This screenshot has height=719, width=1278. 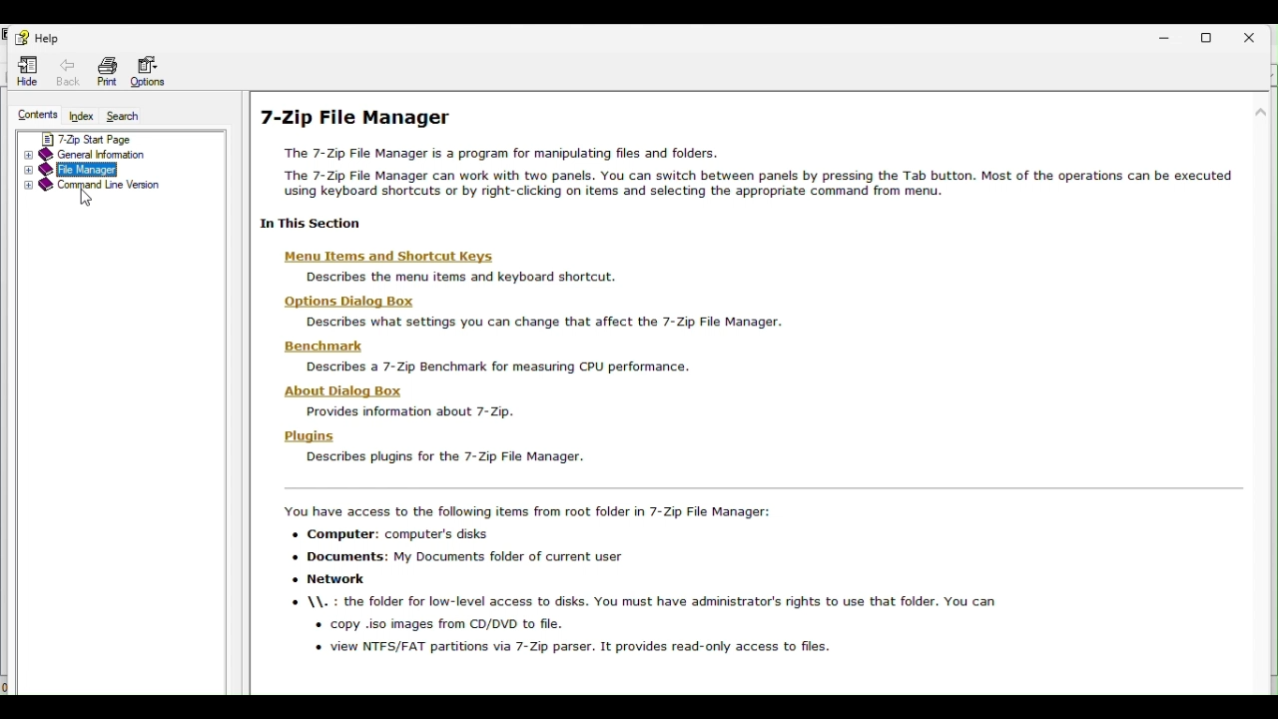 I want to click on Options Dialog Box, so click(x=348, y=301).